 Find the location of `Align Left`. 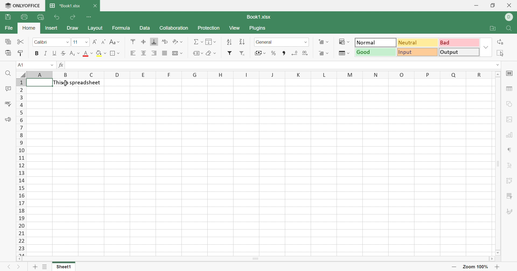

Align Left is located at coordinates (134, 53).